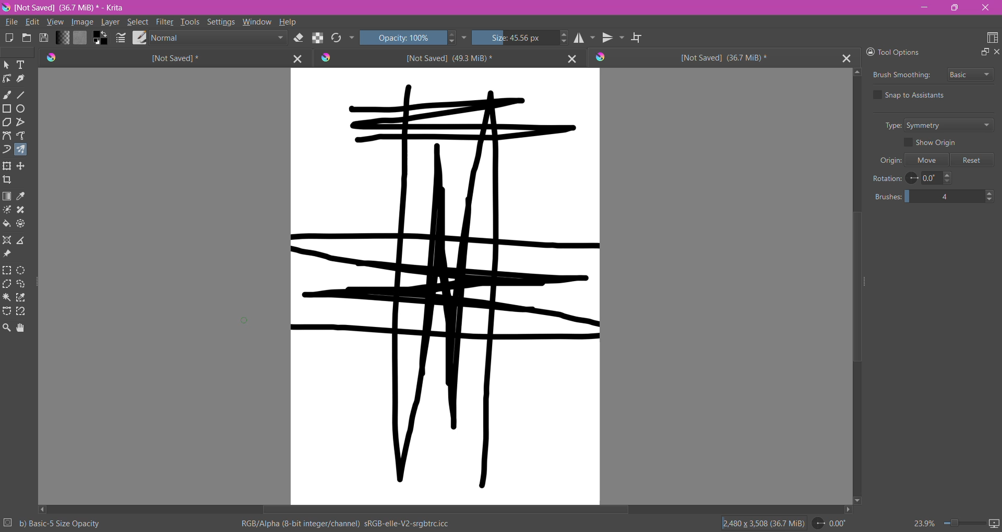 This screenshot has width=1002, height=532. What do you see at coordinates (933, 179) in the screenshot?
I see `Set Rotation Level` at bounding box center [933, 179].